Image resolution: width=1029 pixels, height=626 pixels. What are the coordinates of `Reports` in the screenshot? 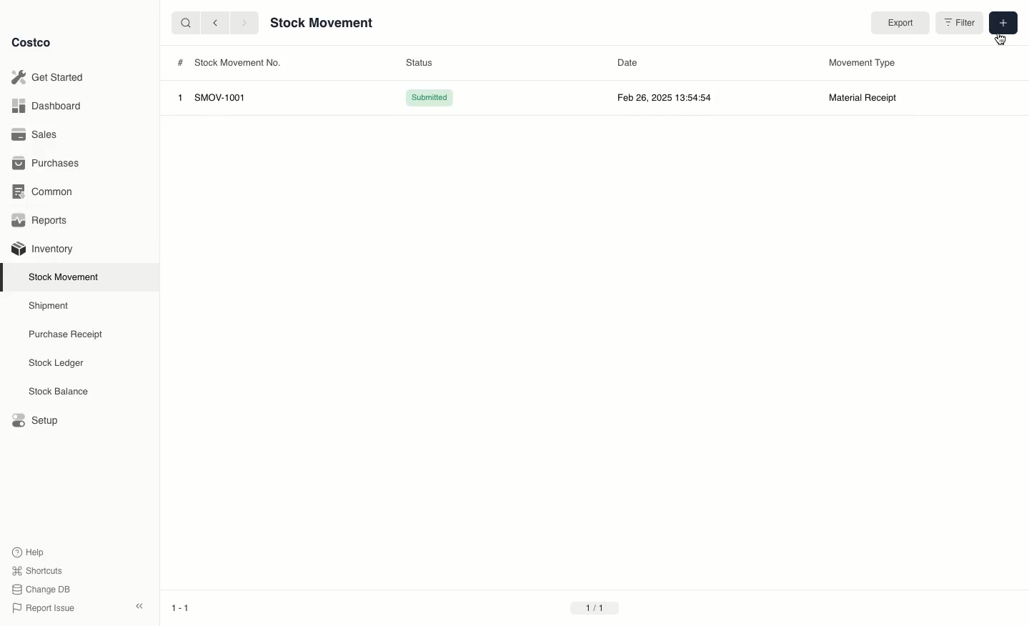 It's located at (43, 220).